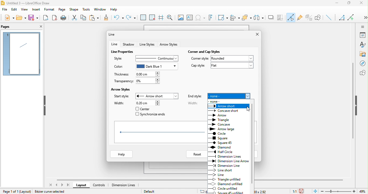 This screenshot has height=194, width=368. I want to click on reset, so click(194, 154).